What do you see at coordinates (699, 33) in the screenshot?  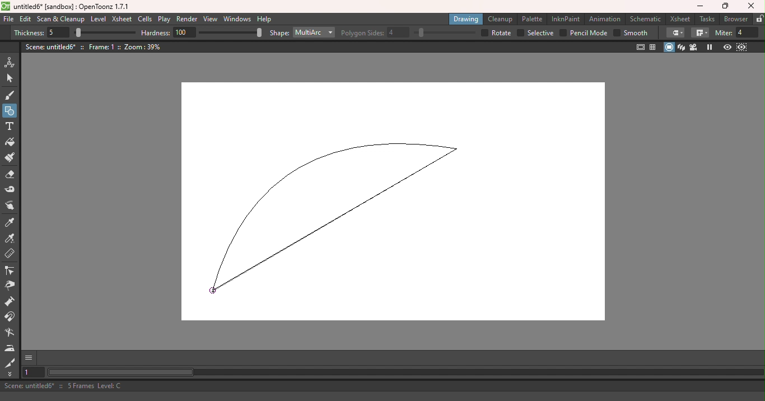 I see `Join` at bounding box center [699, 33].